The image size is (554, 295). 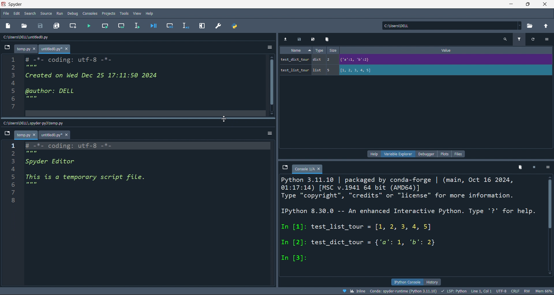 I want to click on 2 """, so click(x=31, y=67).